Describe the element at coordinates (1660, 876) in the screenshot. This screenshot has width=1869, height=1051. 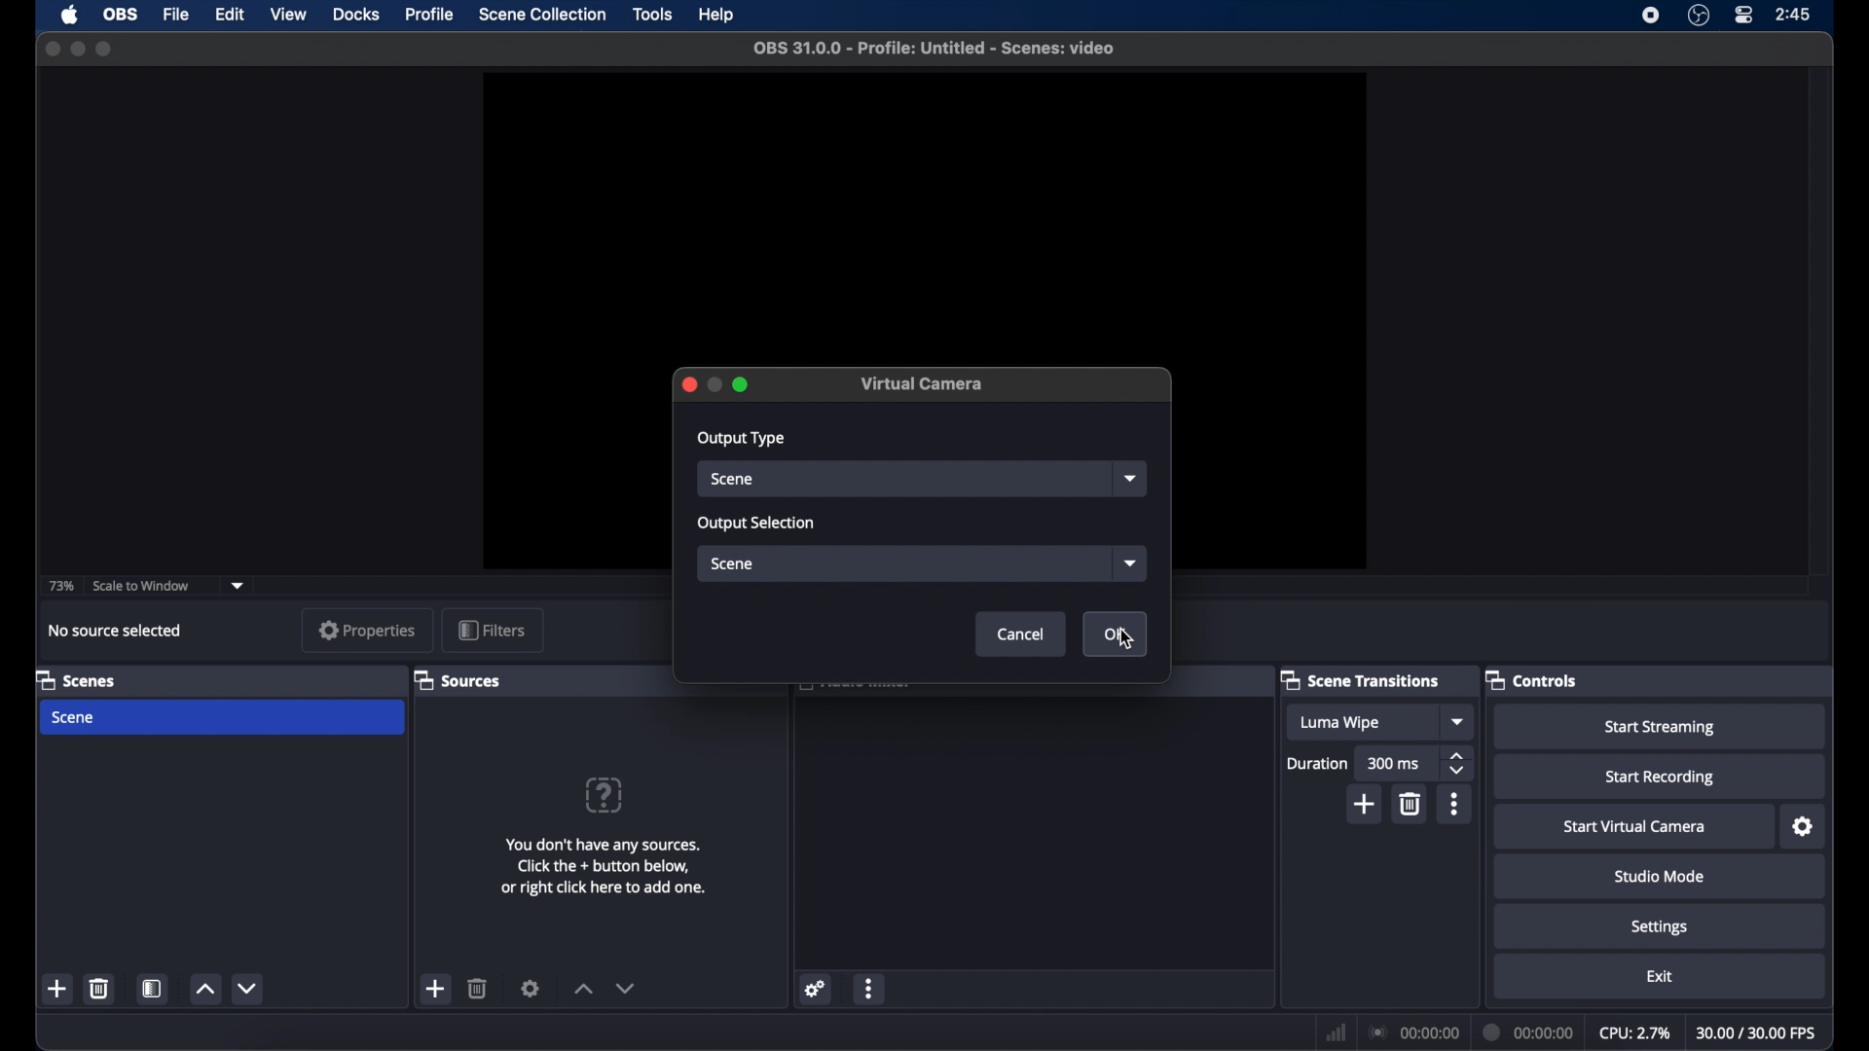
I see `studio mode` at that location.